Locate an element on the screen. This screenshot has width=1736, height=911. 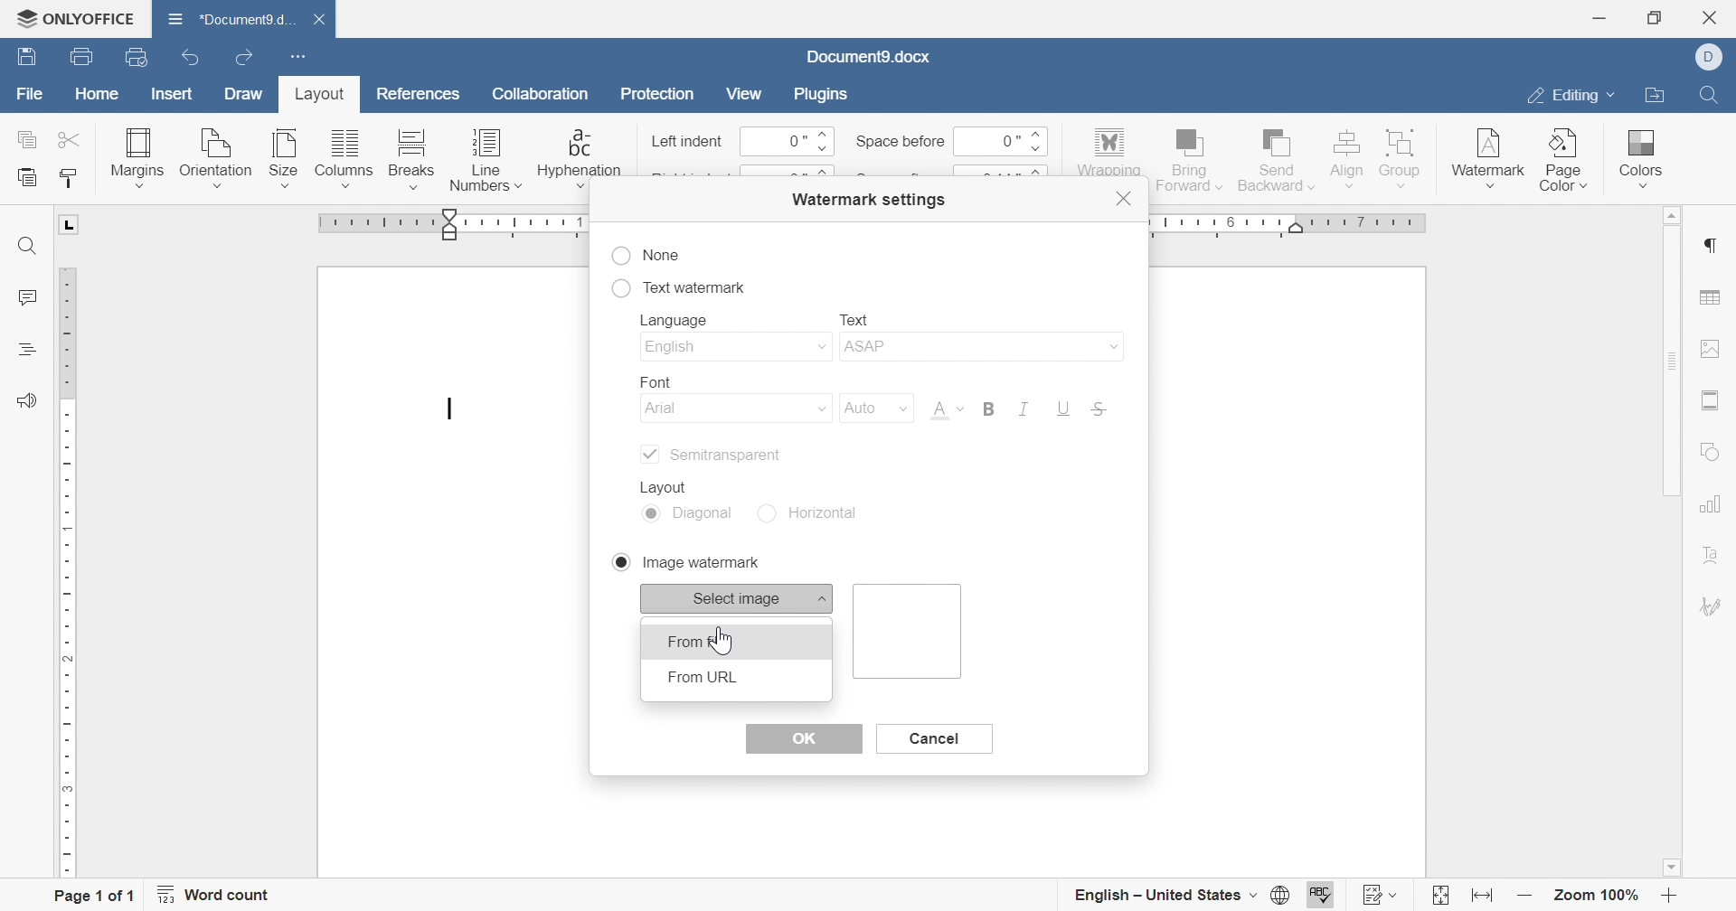
set document language is located at coordinates (1287, 895).